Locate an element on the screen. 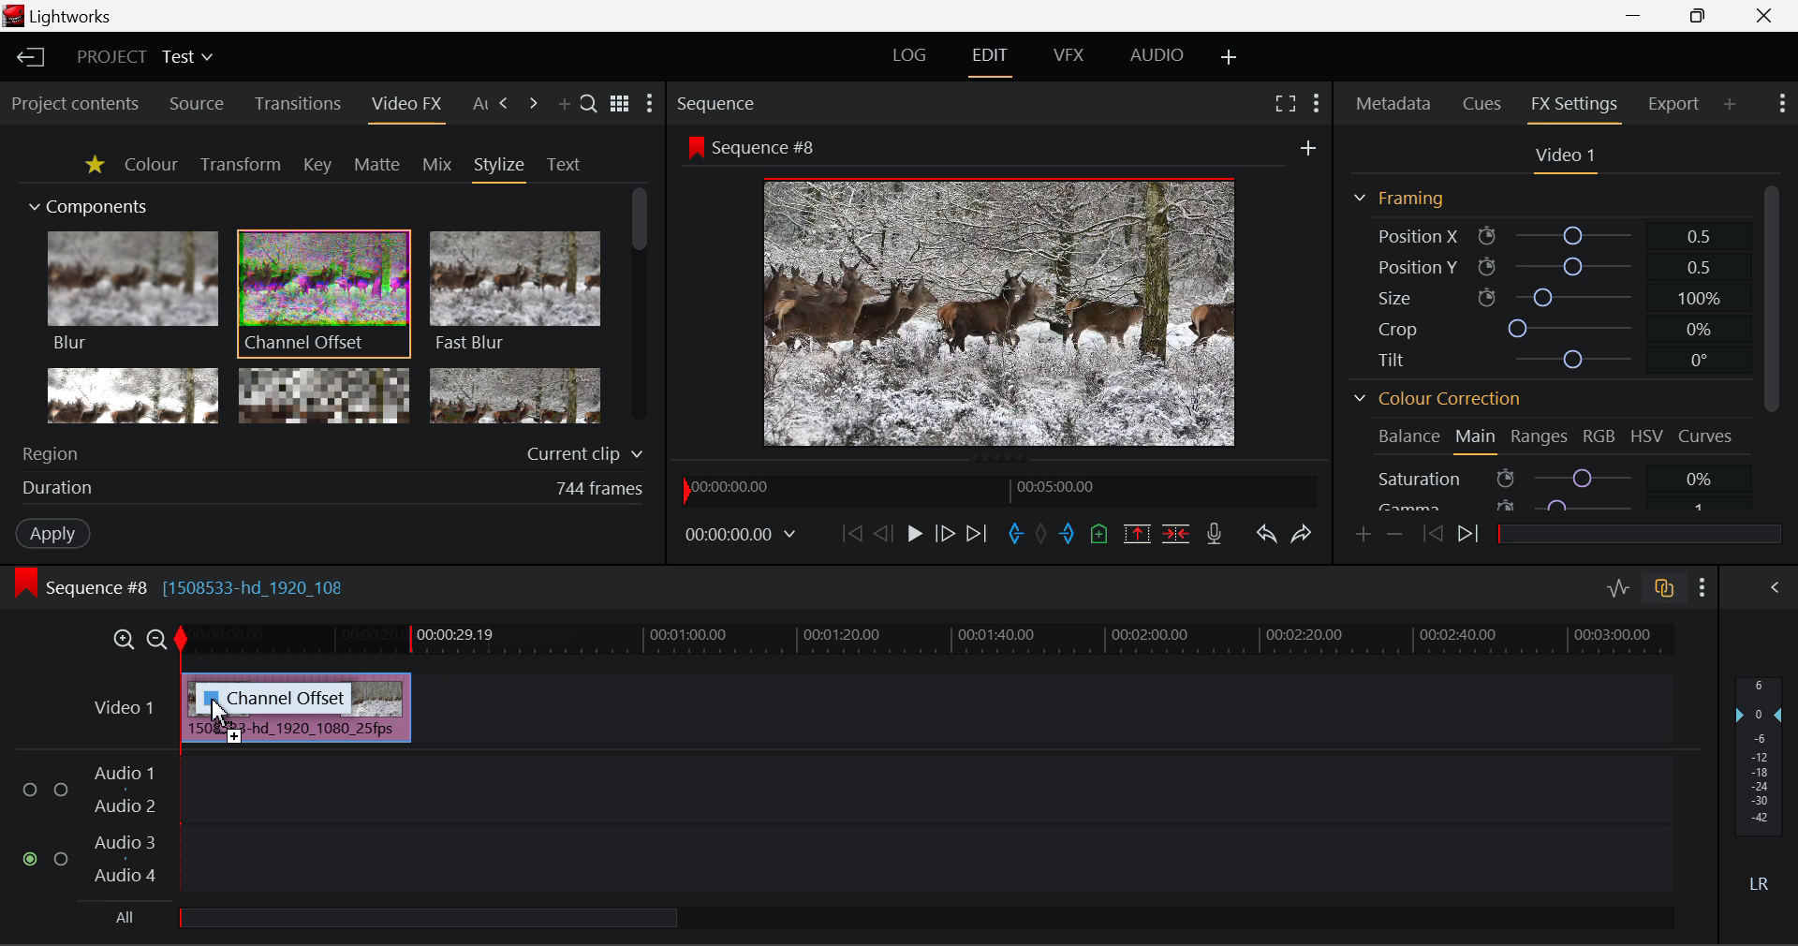 Image resolution: width=1798 pixels, height=946 pixels. Remove keyframe is located at coordinates (1395, 540).